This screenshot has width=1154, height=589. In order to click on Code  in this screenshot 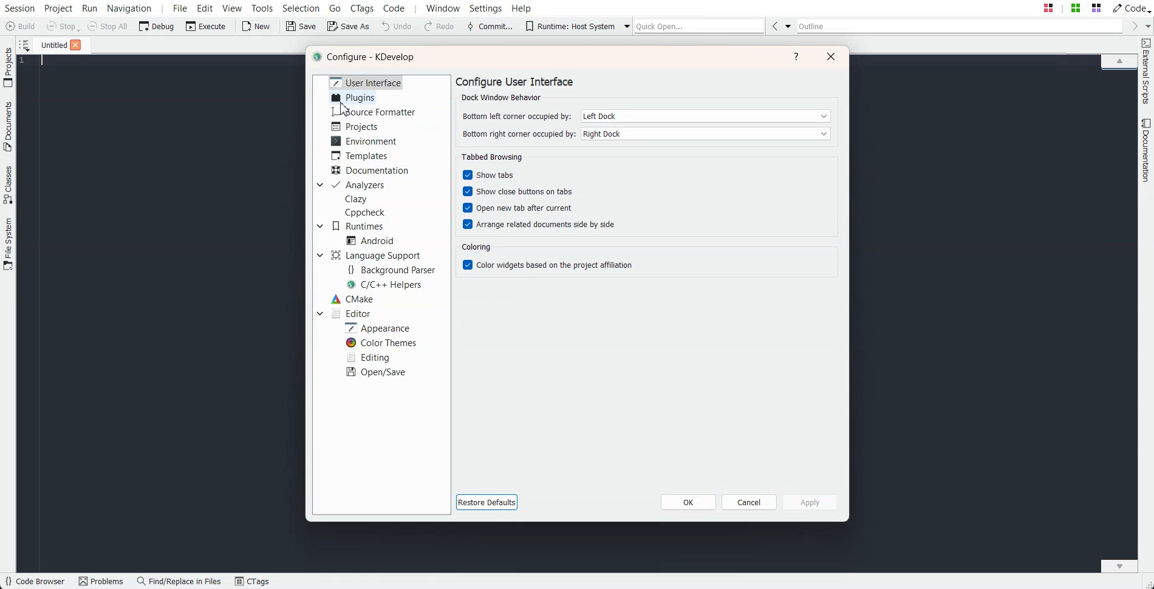, I will do `click(1130, 7)`.